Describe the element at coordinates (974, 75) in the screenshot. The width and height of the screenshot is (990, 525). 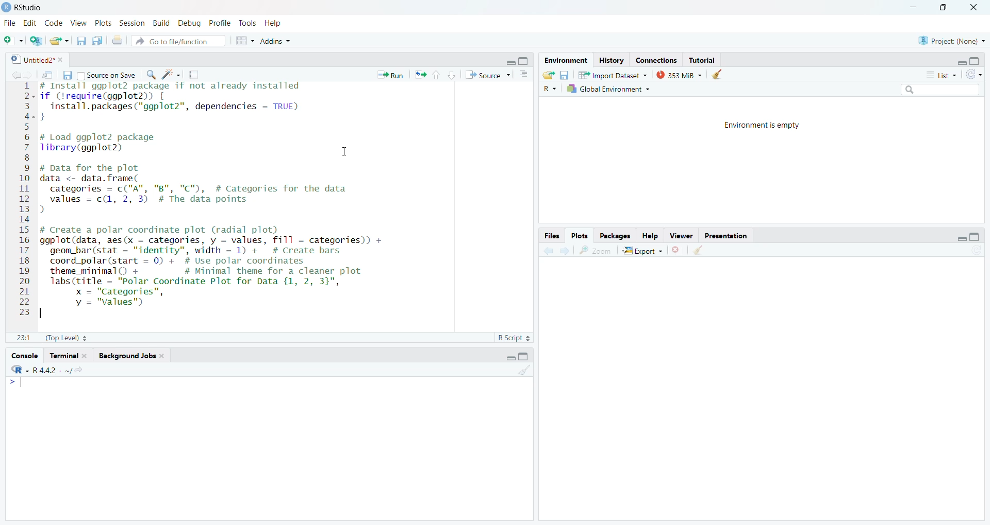
I see `refresh` at that location.